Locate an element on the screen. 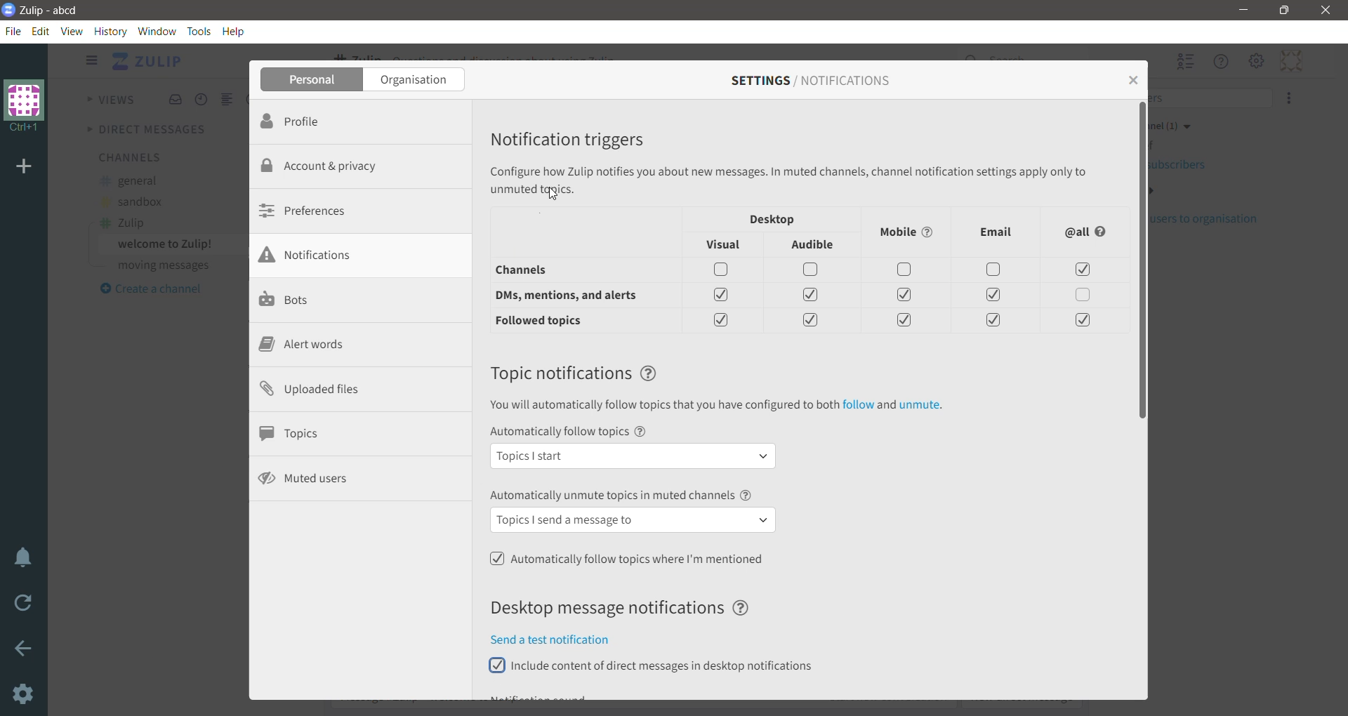 This screenshot has height=716, width=1348. Application Logo and Name - Organization Name is located at coordinates (47, 10).